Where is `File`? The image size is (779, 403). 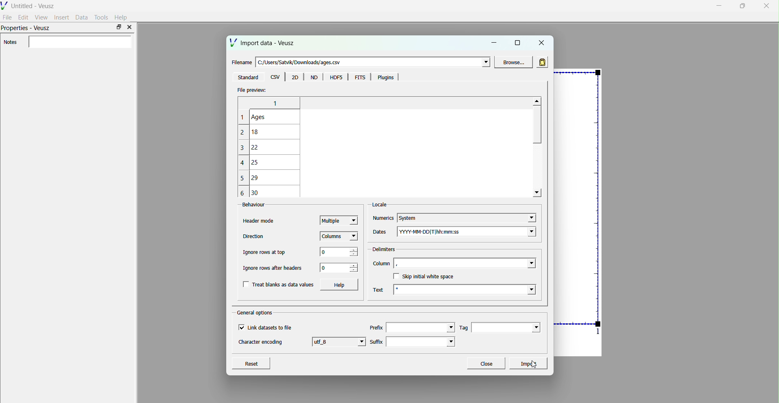 File is located at coordinates (8, 17).